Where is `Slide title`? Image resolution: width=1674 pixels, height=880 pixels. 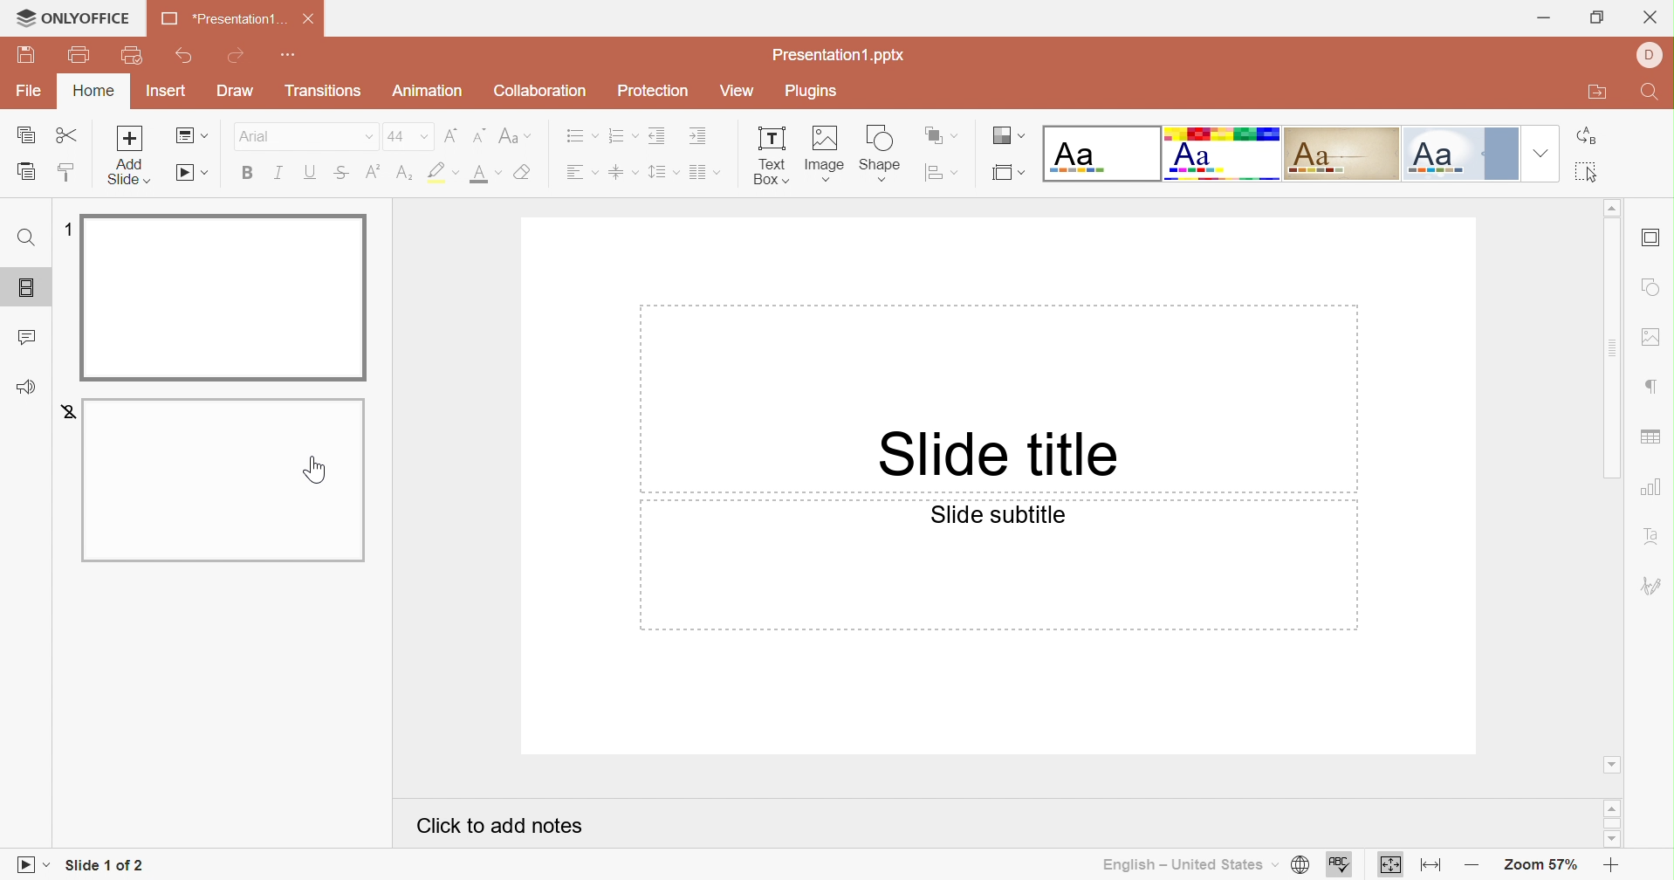
Slide title is located at coordinates (1005, 452).